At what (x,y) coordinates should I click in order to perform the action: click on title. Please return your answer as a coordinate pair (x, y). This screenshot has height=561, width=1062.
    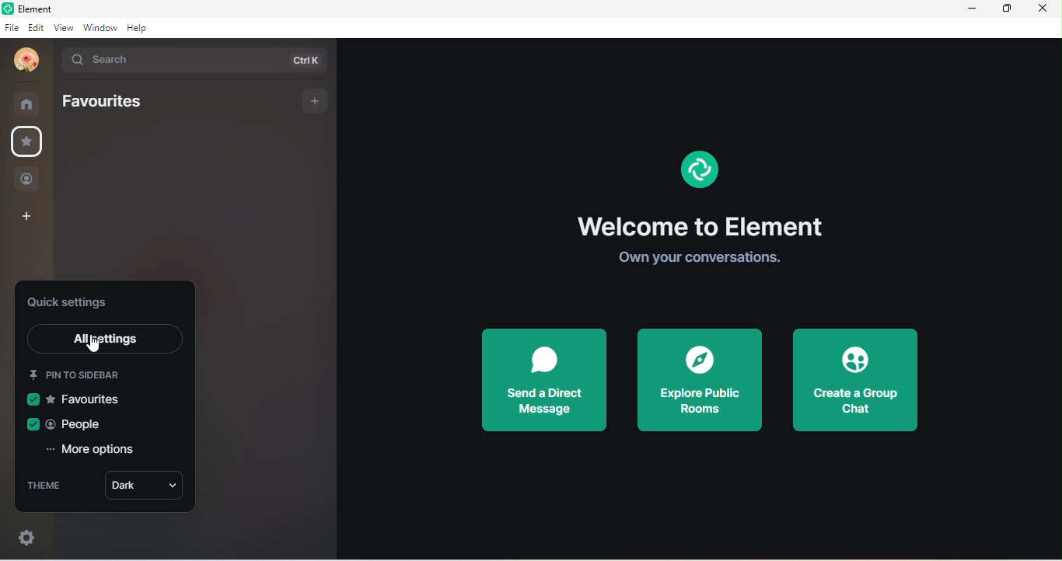
    Looking at the image, I should click on (37, 9).